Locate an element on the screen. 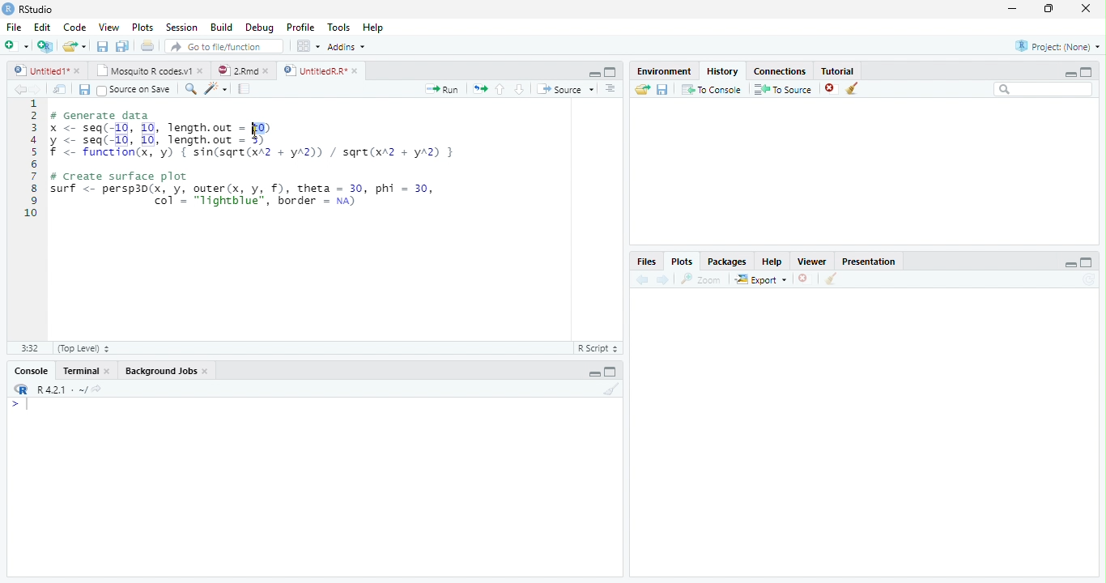  close is located at coordinates (355, 70).